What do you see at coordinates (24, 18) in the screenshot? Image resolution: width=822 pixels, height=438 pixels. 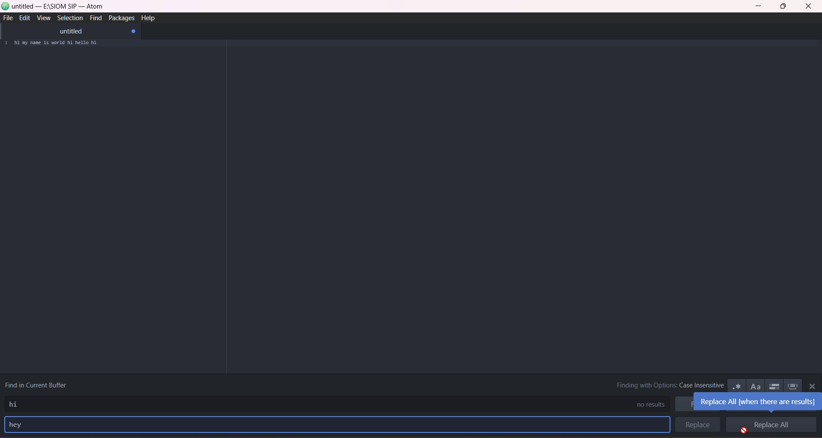 I see `edit` at bounding box center [24, 18].